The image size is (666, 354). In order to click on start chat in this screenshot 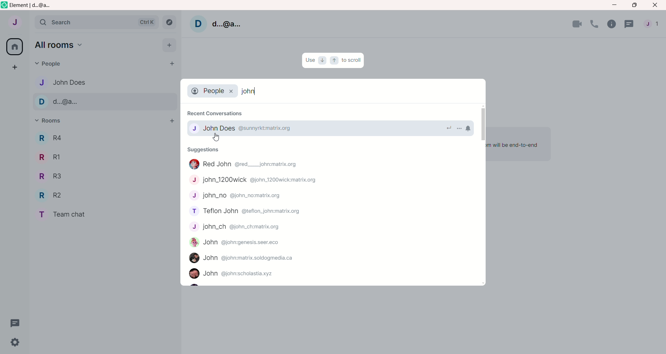, I will do `click(169, 65)`.